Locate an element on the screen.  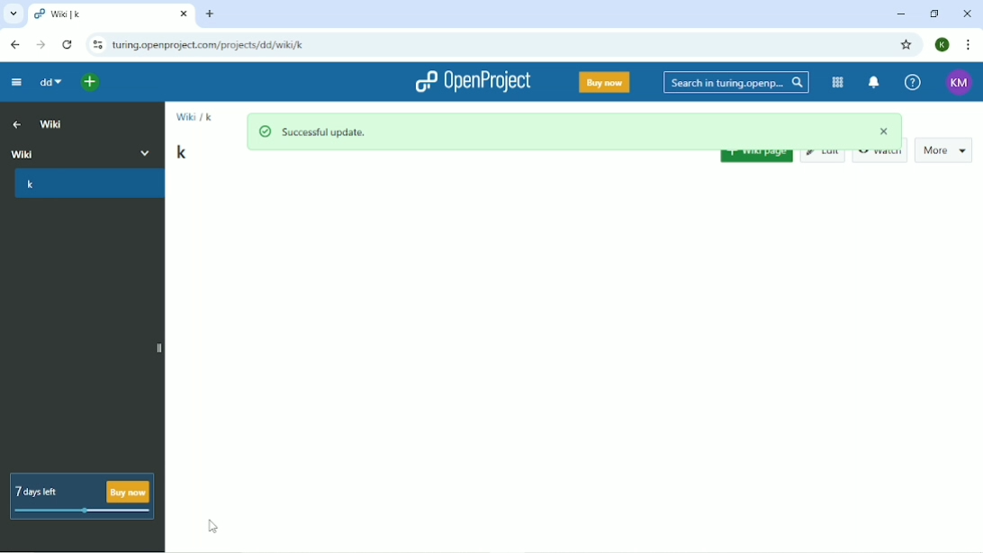
7 days left  is located at coordinates (86, 495).